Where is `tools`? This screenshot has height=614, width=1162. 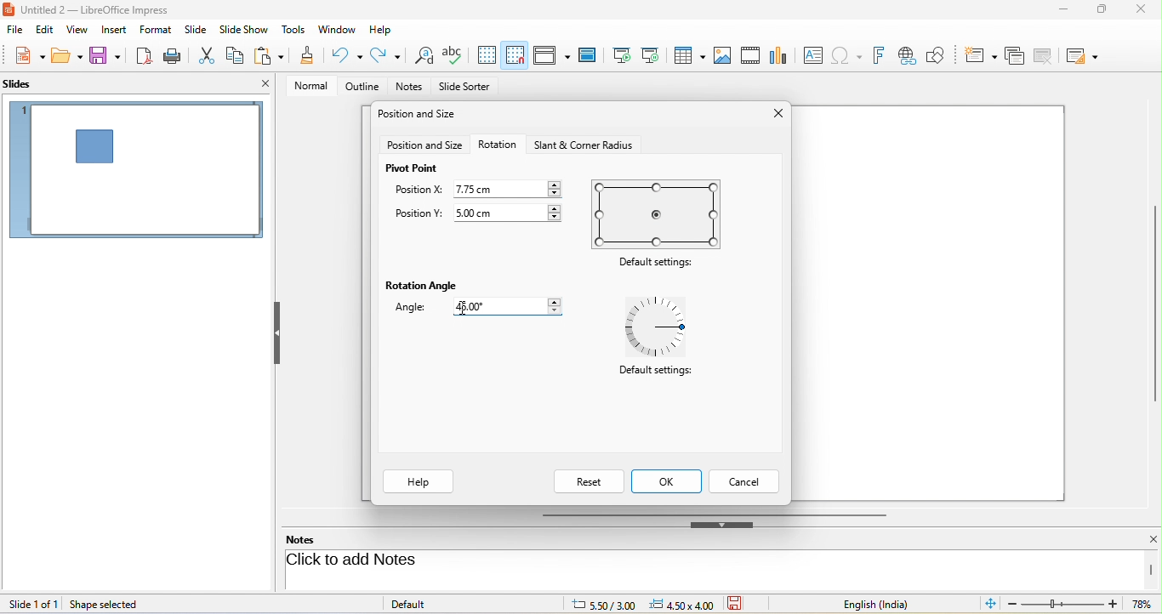 tools is located at coordinates (294, 31).